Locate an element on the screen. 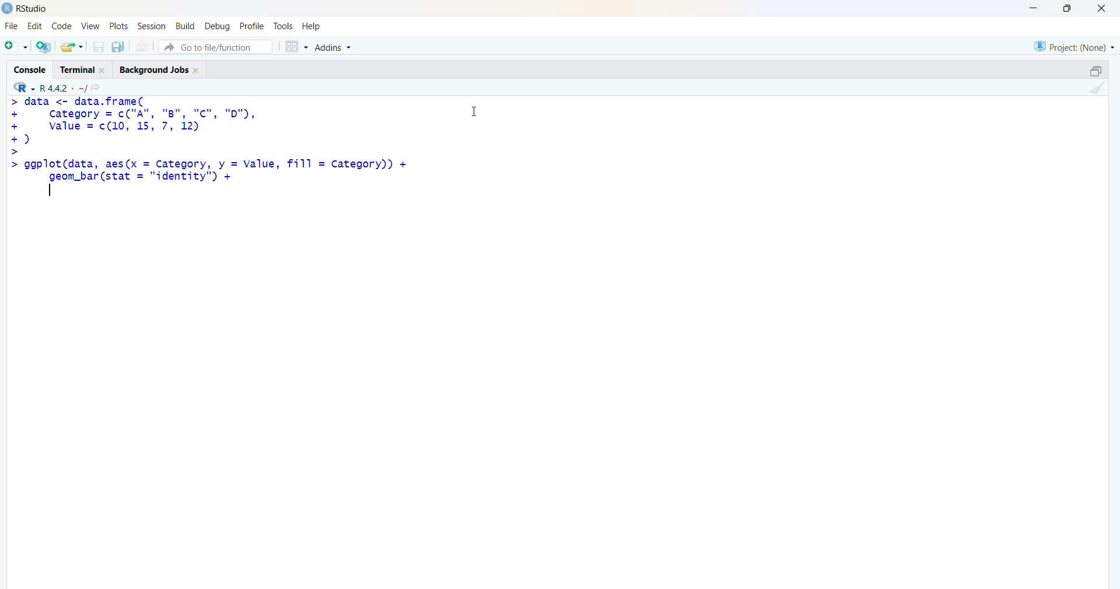 The height and width of the screenshot is (589, 1120). open an existing file is located at coordinates (71, 46).